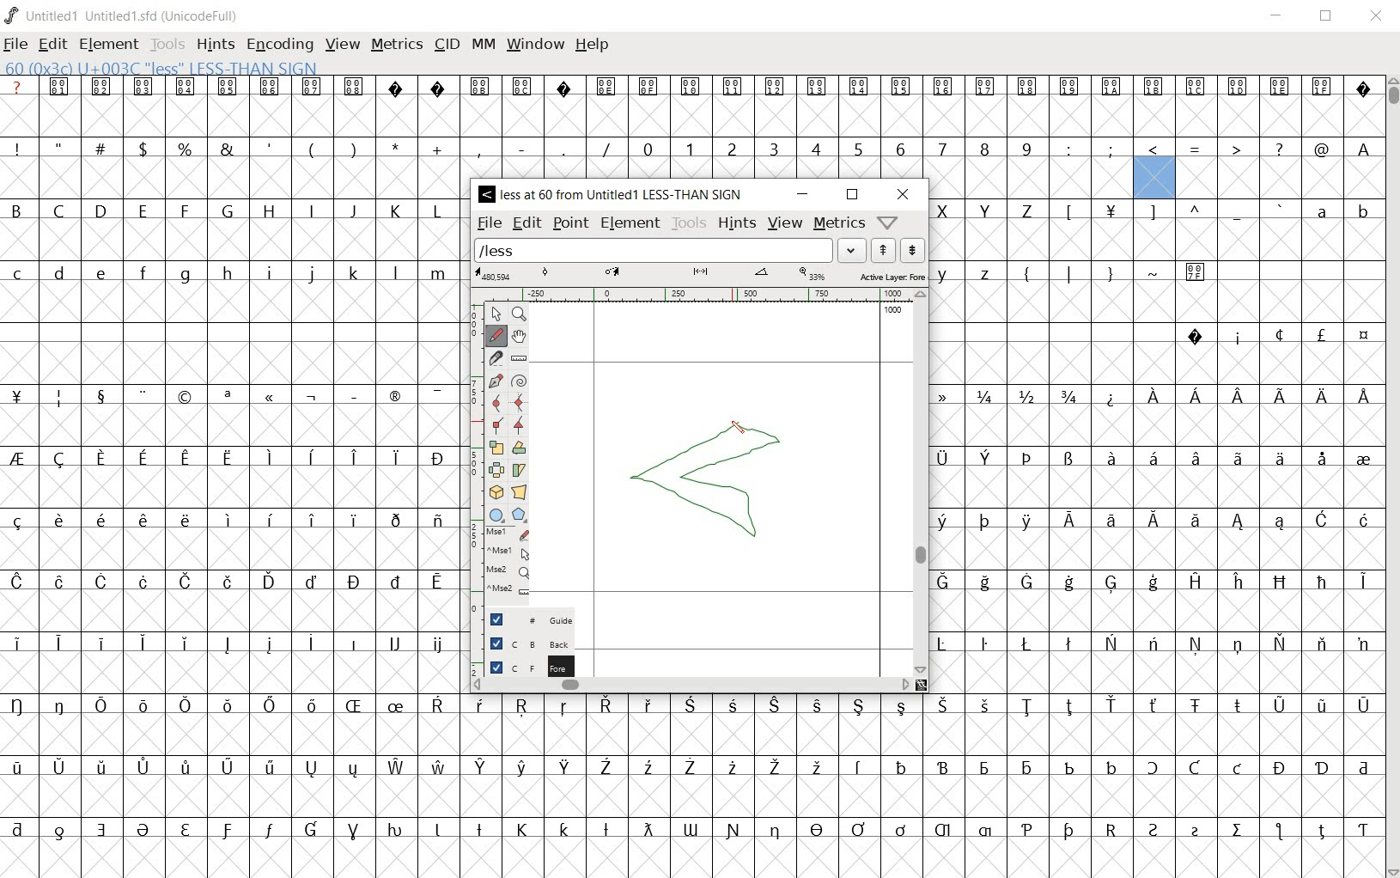 The image size is (1400, 878). I want to click on show the next word on the list, so click(886, 250).